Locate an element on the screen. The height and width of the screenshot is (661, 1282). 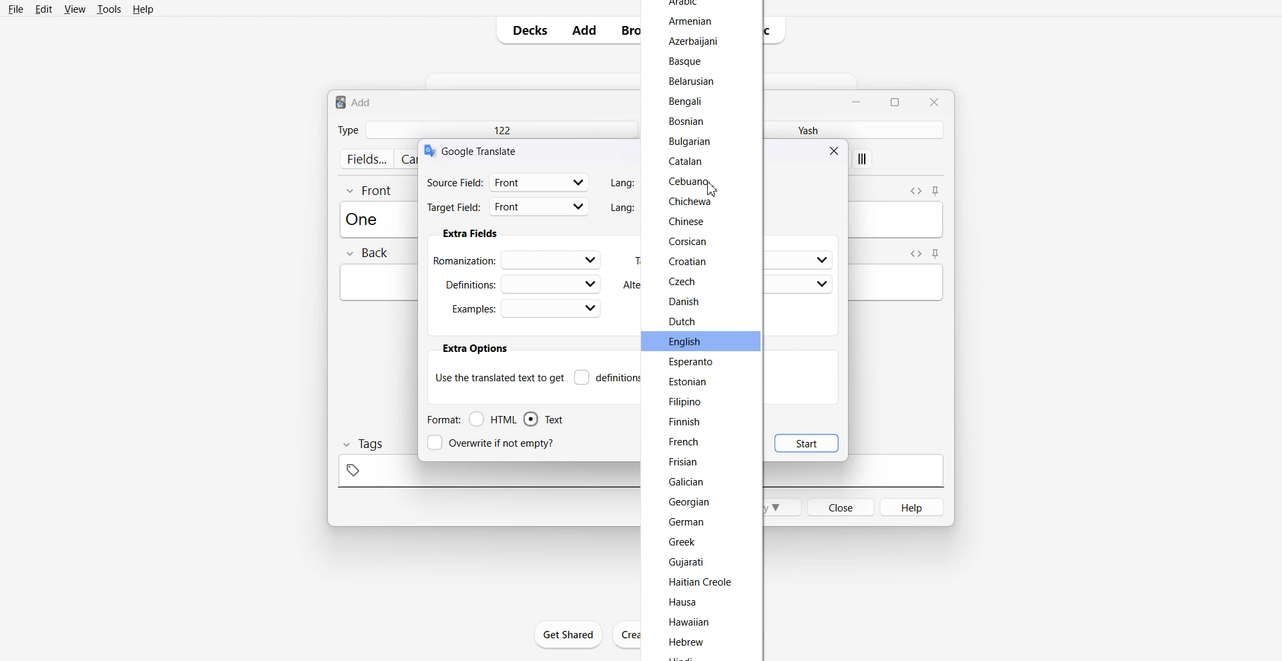
fields  is located at coordinates (366, 159).